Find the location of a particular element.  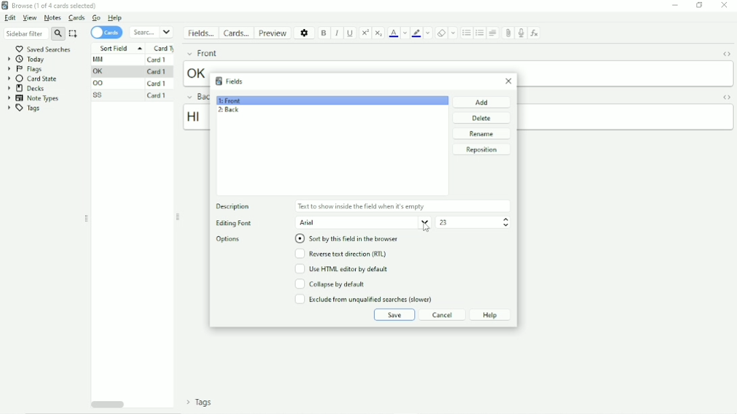

Card 1 is located at coordinates (158, 96).